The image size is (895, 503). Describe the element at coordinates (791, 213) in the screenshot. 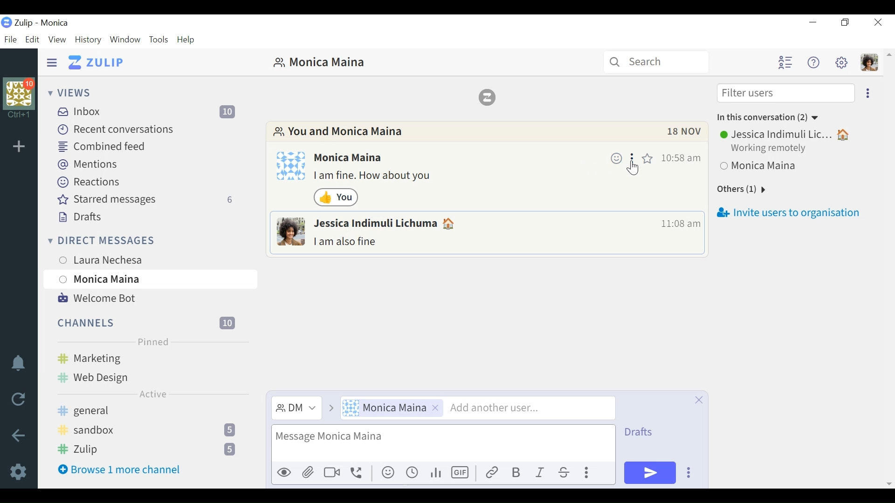

I see `Invite users to organisation` at that location.